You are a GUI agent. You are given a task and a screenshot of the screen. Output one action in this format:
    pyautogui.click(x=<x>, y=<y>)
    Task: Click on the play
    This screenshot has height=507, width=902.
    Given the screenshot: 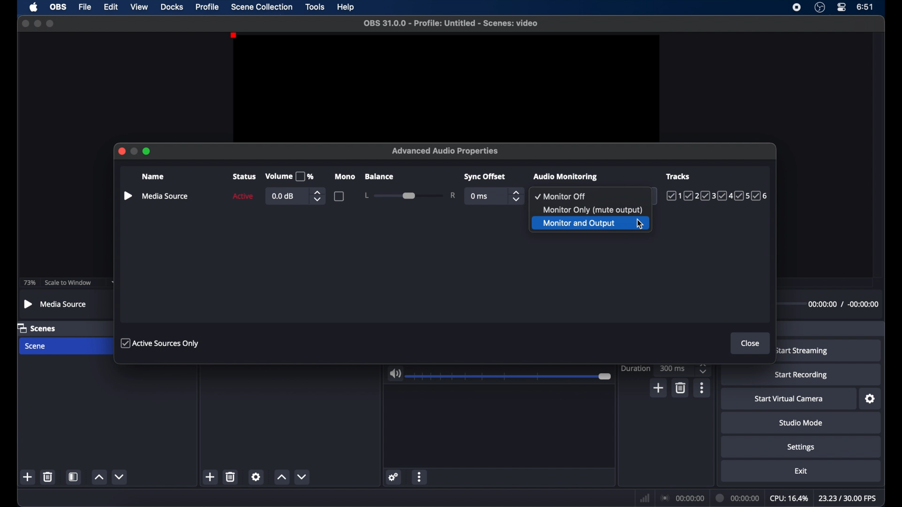 What is the action you would take?
    pyautogui.click(x=128, y=196)
    